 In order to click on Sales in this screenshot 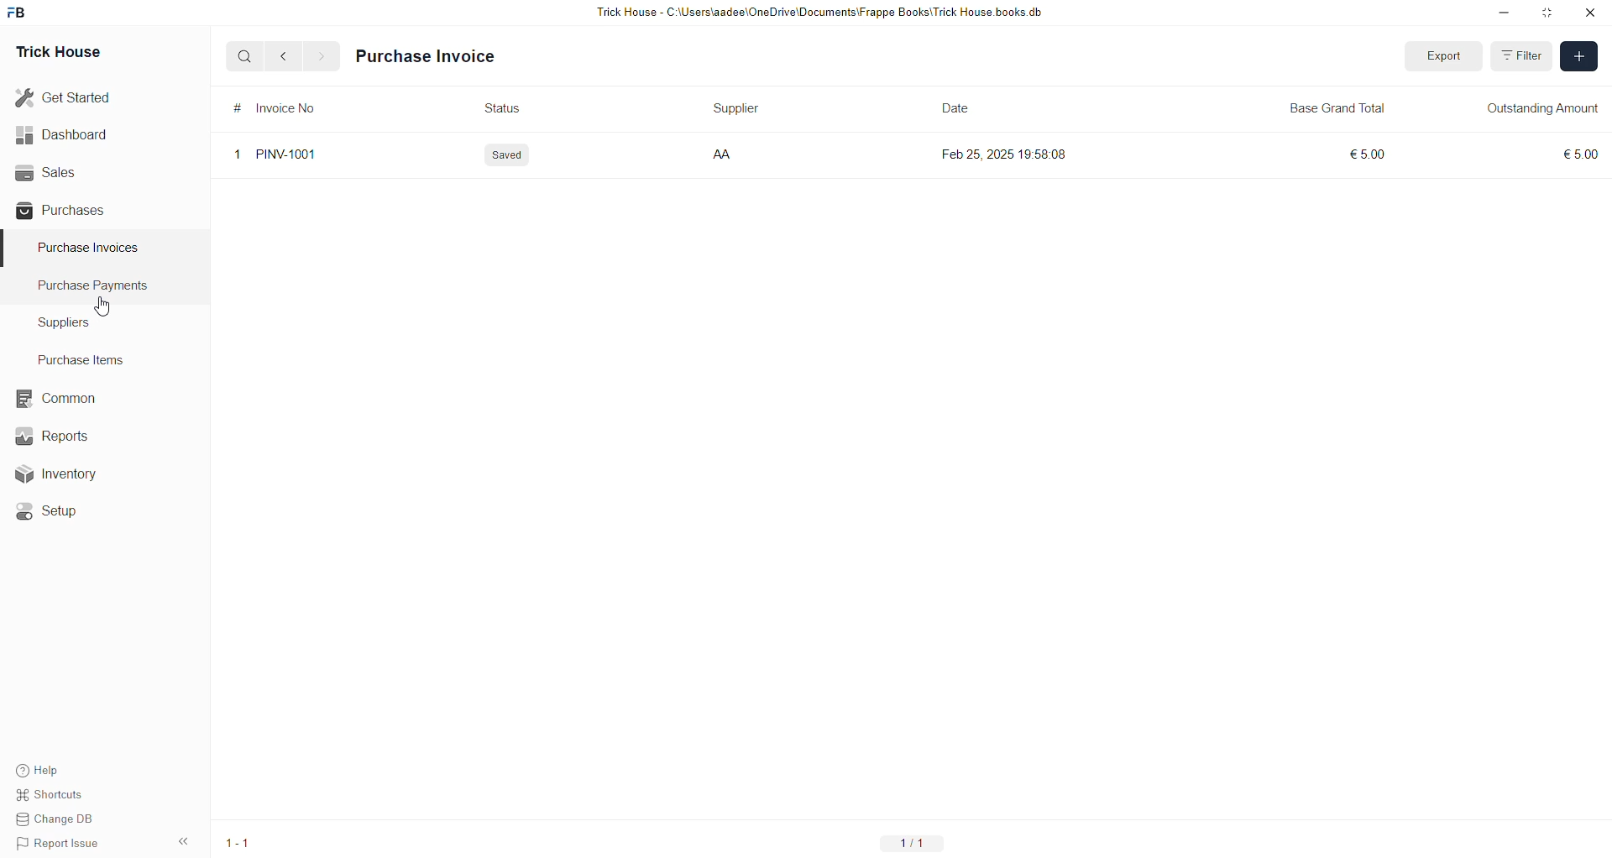, I will do `click(48, 172)`.